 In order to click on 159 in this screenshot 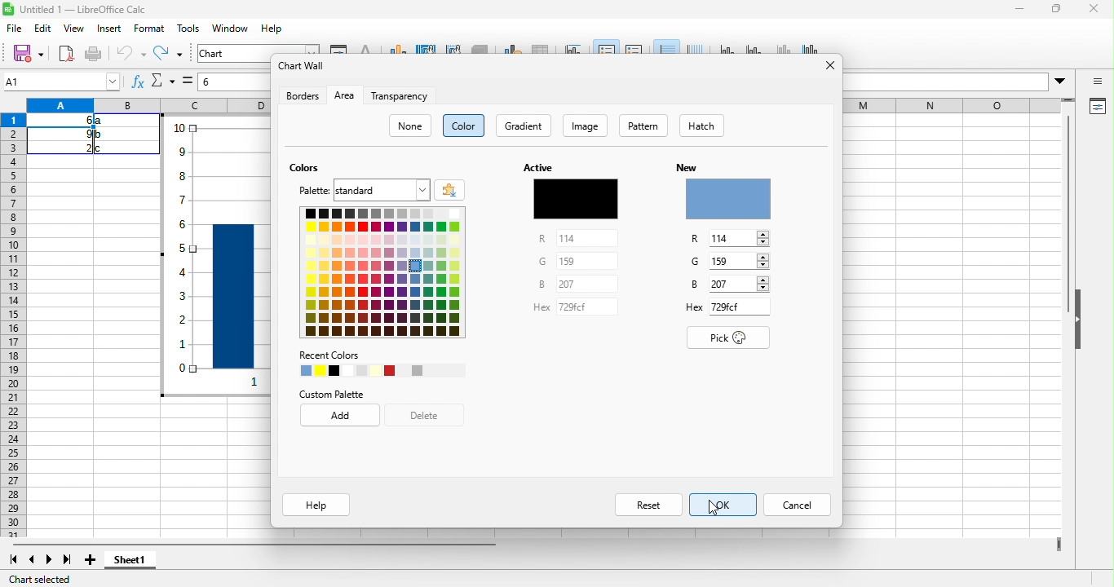, I will do `click(564, 261)`.